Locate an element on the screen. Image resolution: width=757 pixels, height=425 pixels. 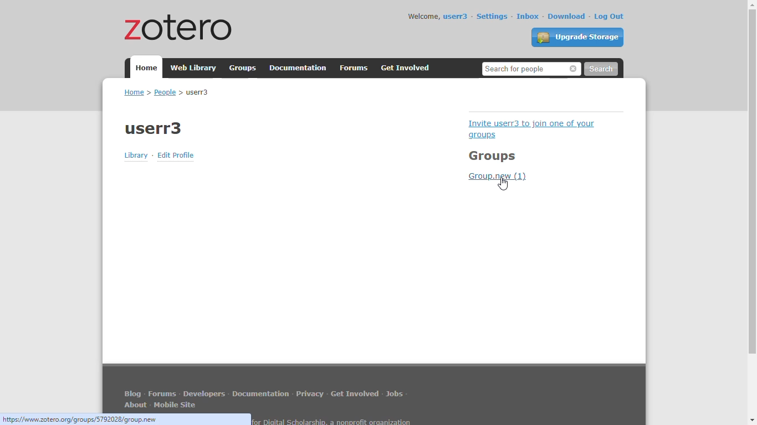
search is located at coordinates (601, 69).